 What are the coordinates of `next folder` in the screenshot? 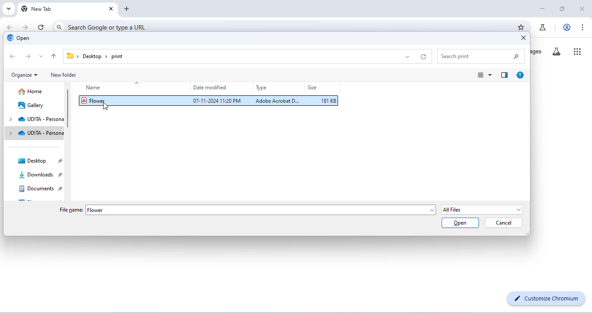 It's located at (29, 56).